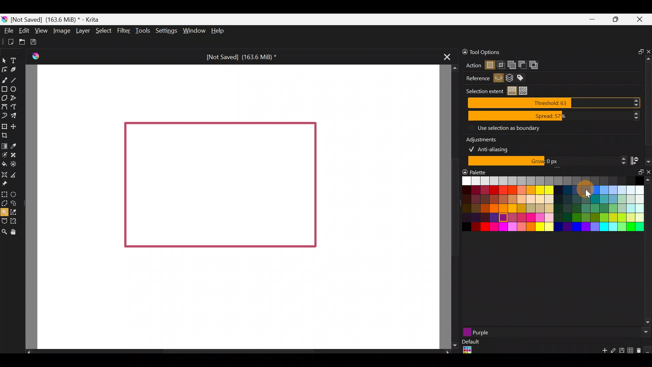  Describe the element at coordinates (16, 231) in the screenshot. I see `Pan tool` at that location.